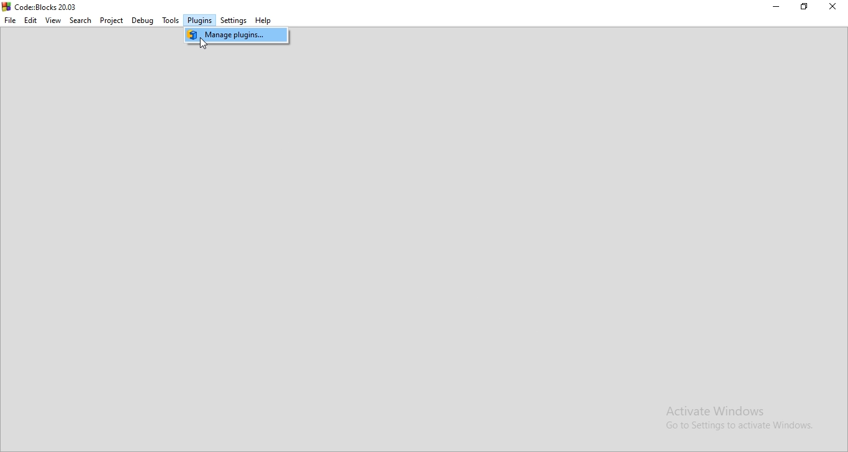 The height and width of the screenshot is (452, 848). What do you see at coordinates (30, 20) in the screenshot?
I see `Edit` at bounding box center [30, 20].